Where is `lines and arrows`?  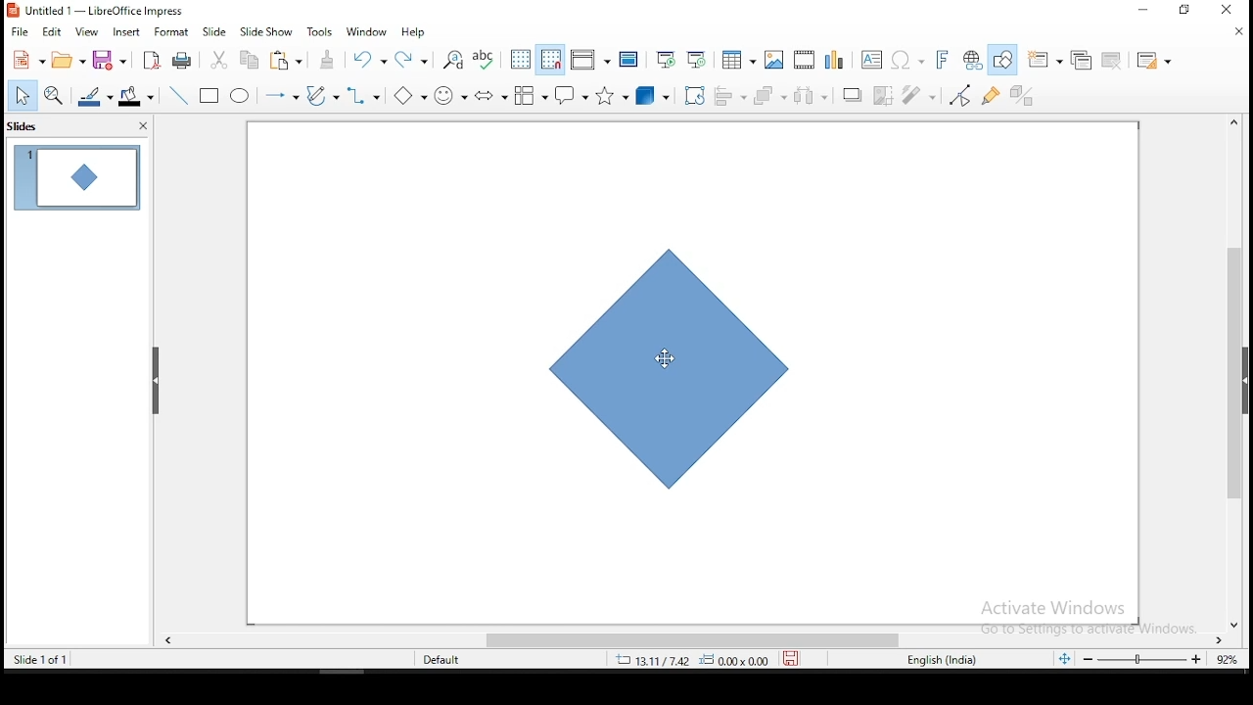
lines and arrows is located at coordinates (285, 98).